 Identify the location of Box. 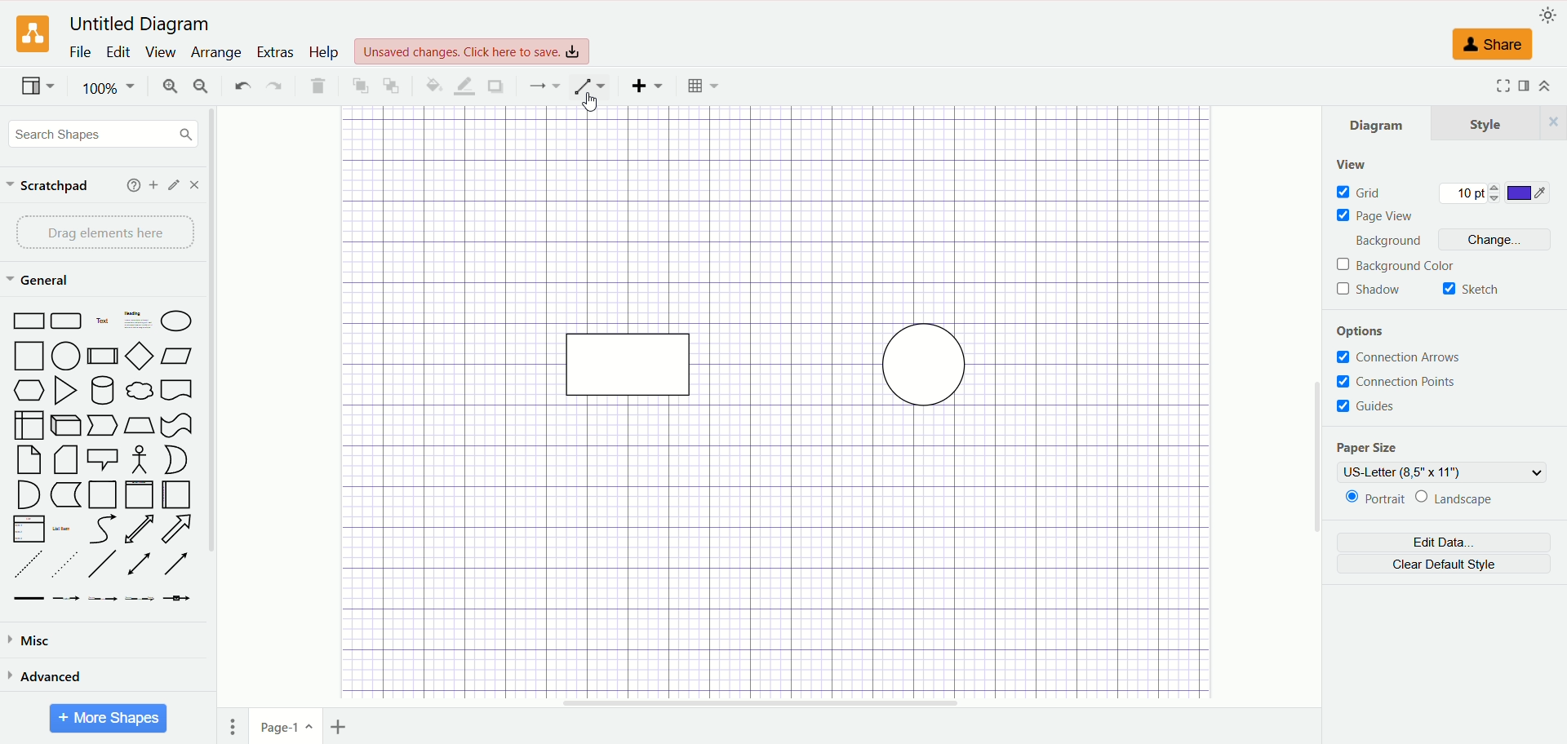
(29, 424).